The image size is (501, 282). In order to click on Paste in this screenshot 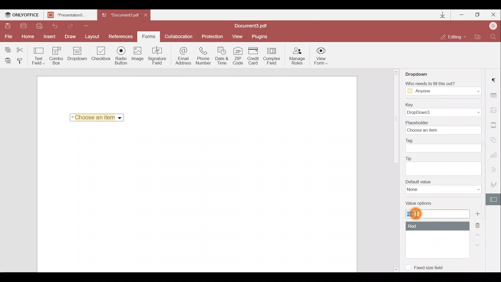, I will do `click(7, 61)`.